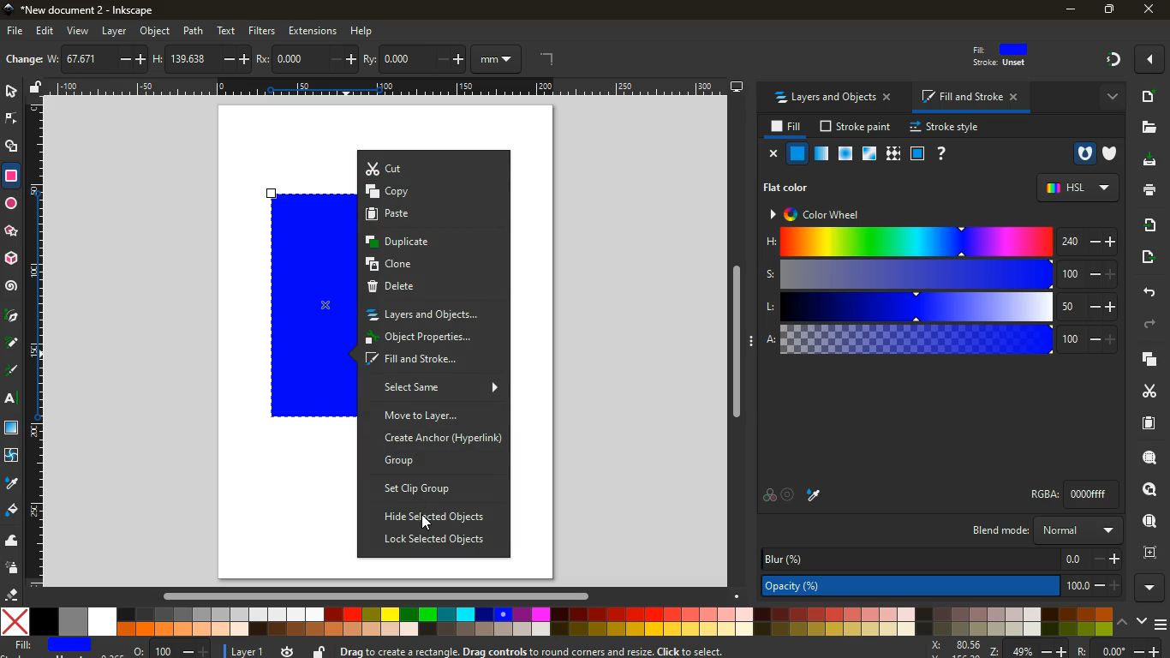  Describe the element at coordinates (1144, 258) in the screenshot. I see `send` at that location.